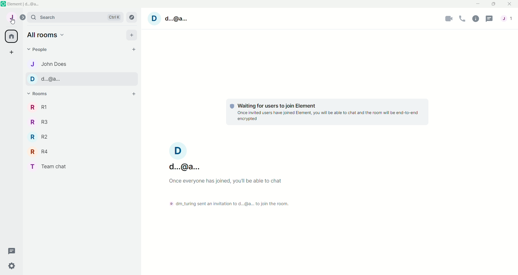  I want to click on R R1, so click(40, 107).